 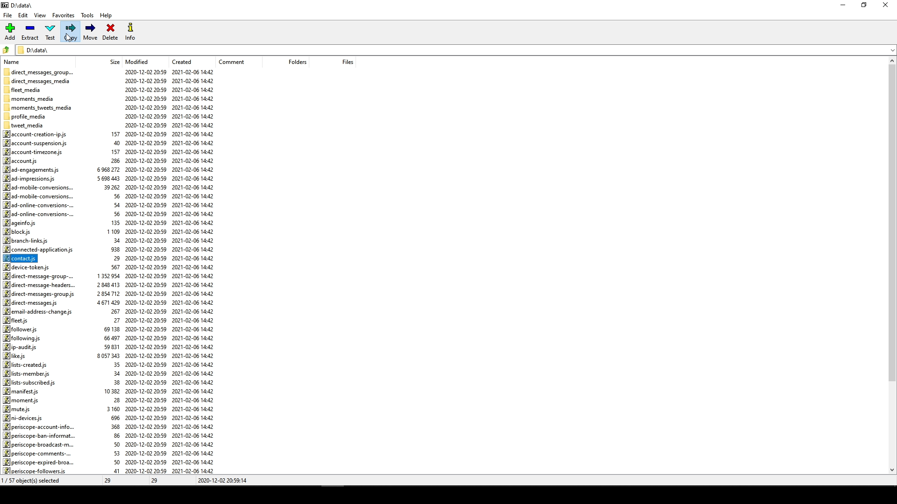 I want to click on Add, so click(x=12, y=31).